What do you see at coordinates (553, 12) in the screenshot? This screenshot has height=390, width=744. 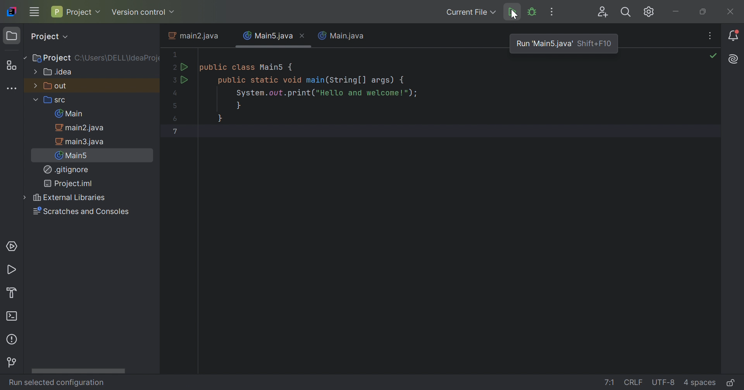 I see `More Actions` at bounding box center [553, 12].